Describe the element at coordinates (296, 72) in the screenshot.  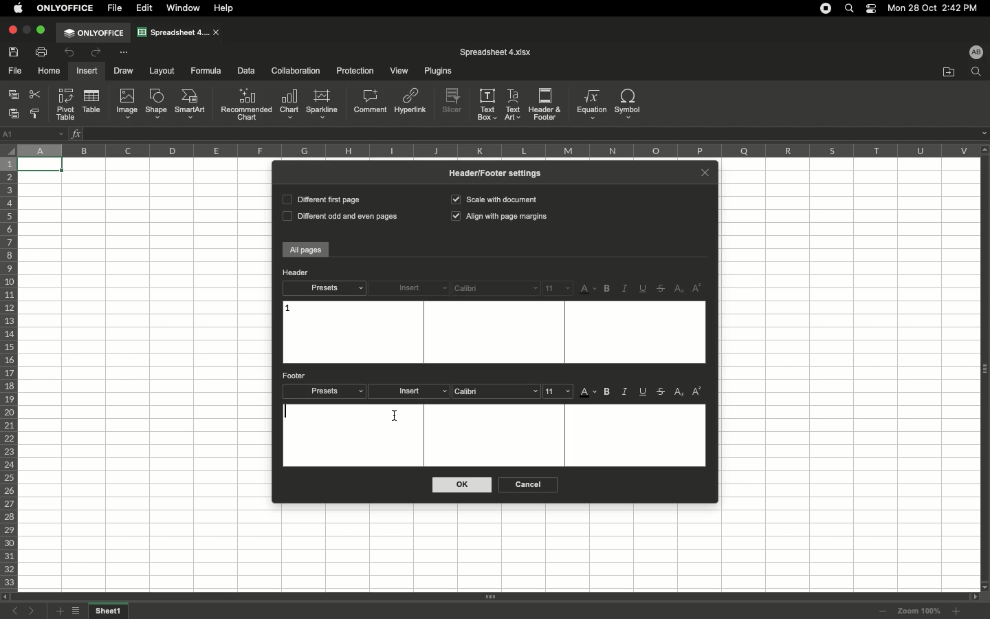
I see `Collaboration` at that location.